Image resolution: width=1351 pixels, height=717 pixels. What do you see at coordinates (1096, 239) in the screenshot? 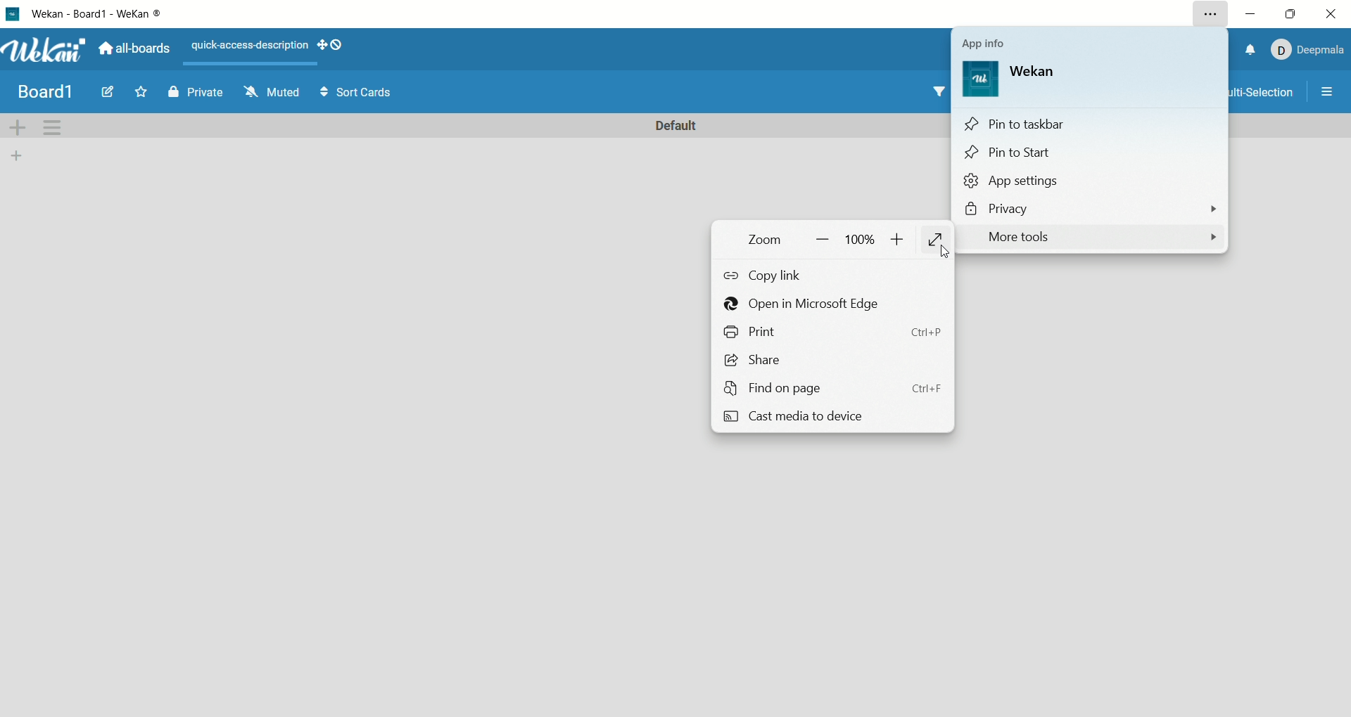
I see `more tools` at bounding box center [1096, 239].